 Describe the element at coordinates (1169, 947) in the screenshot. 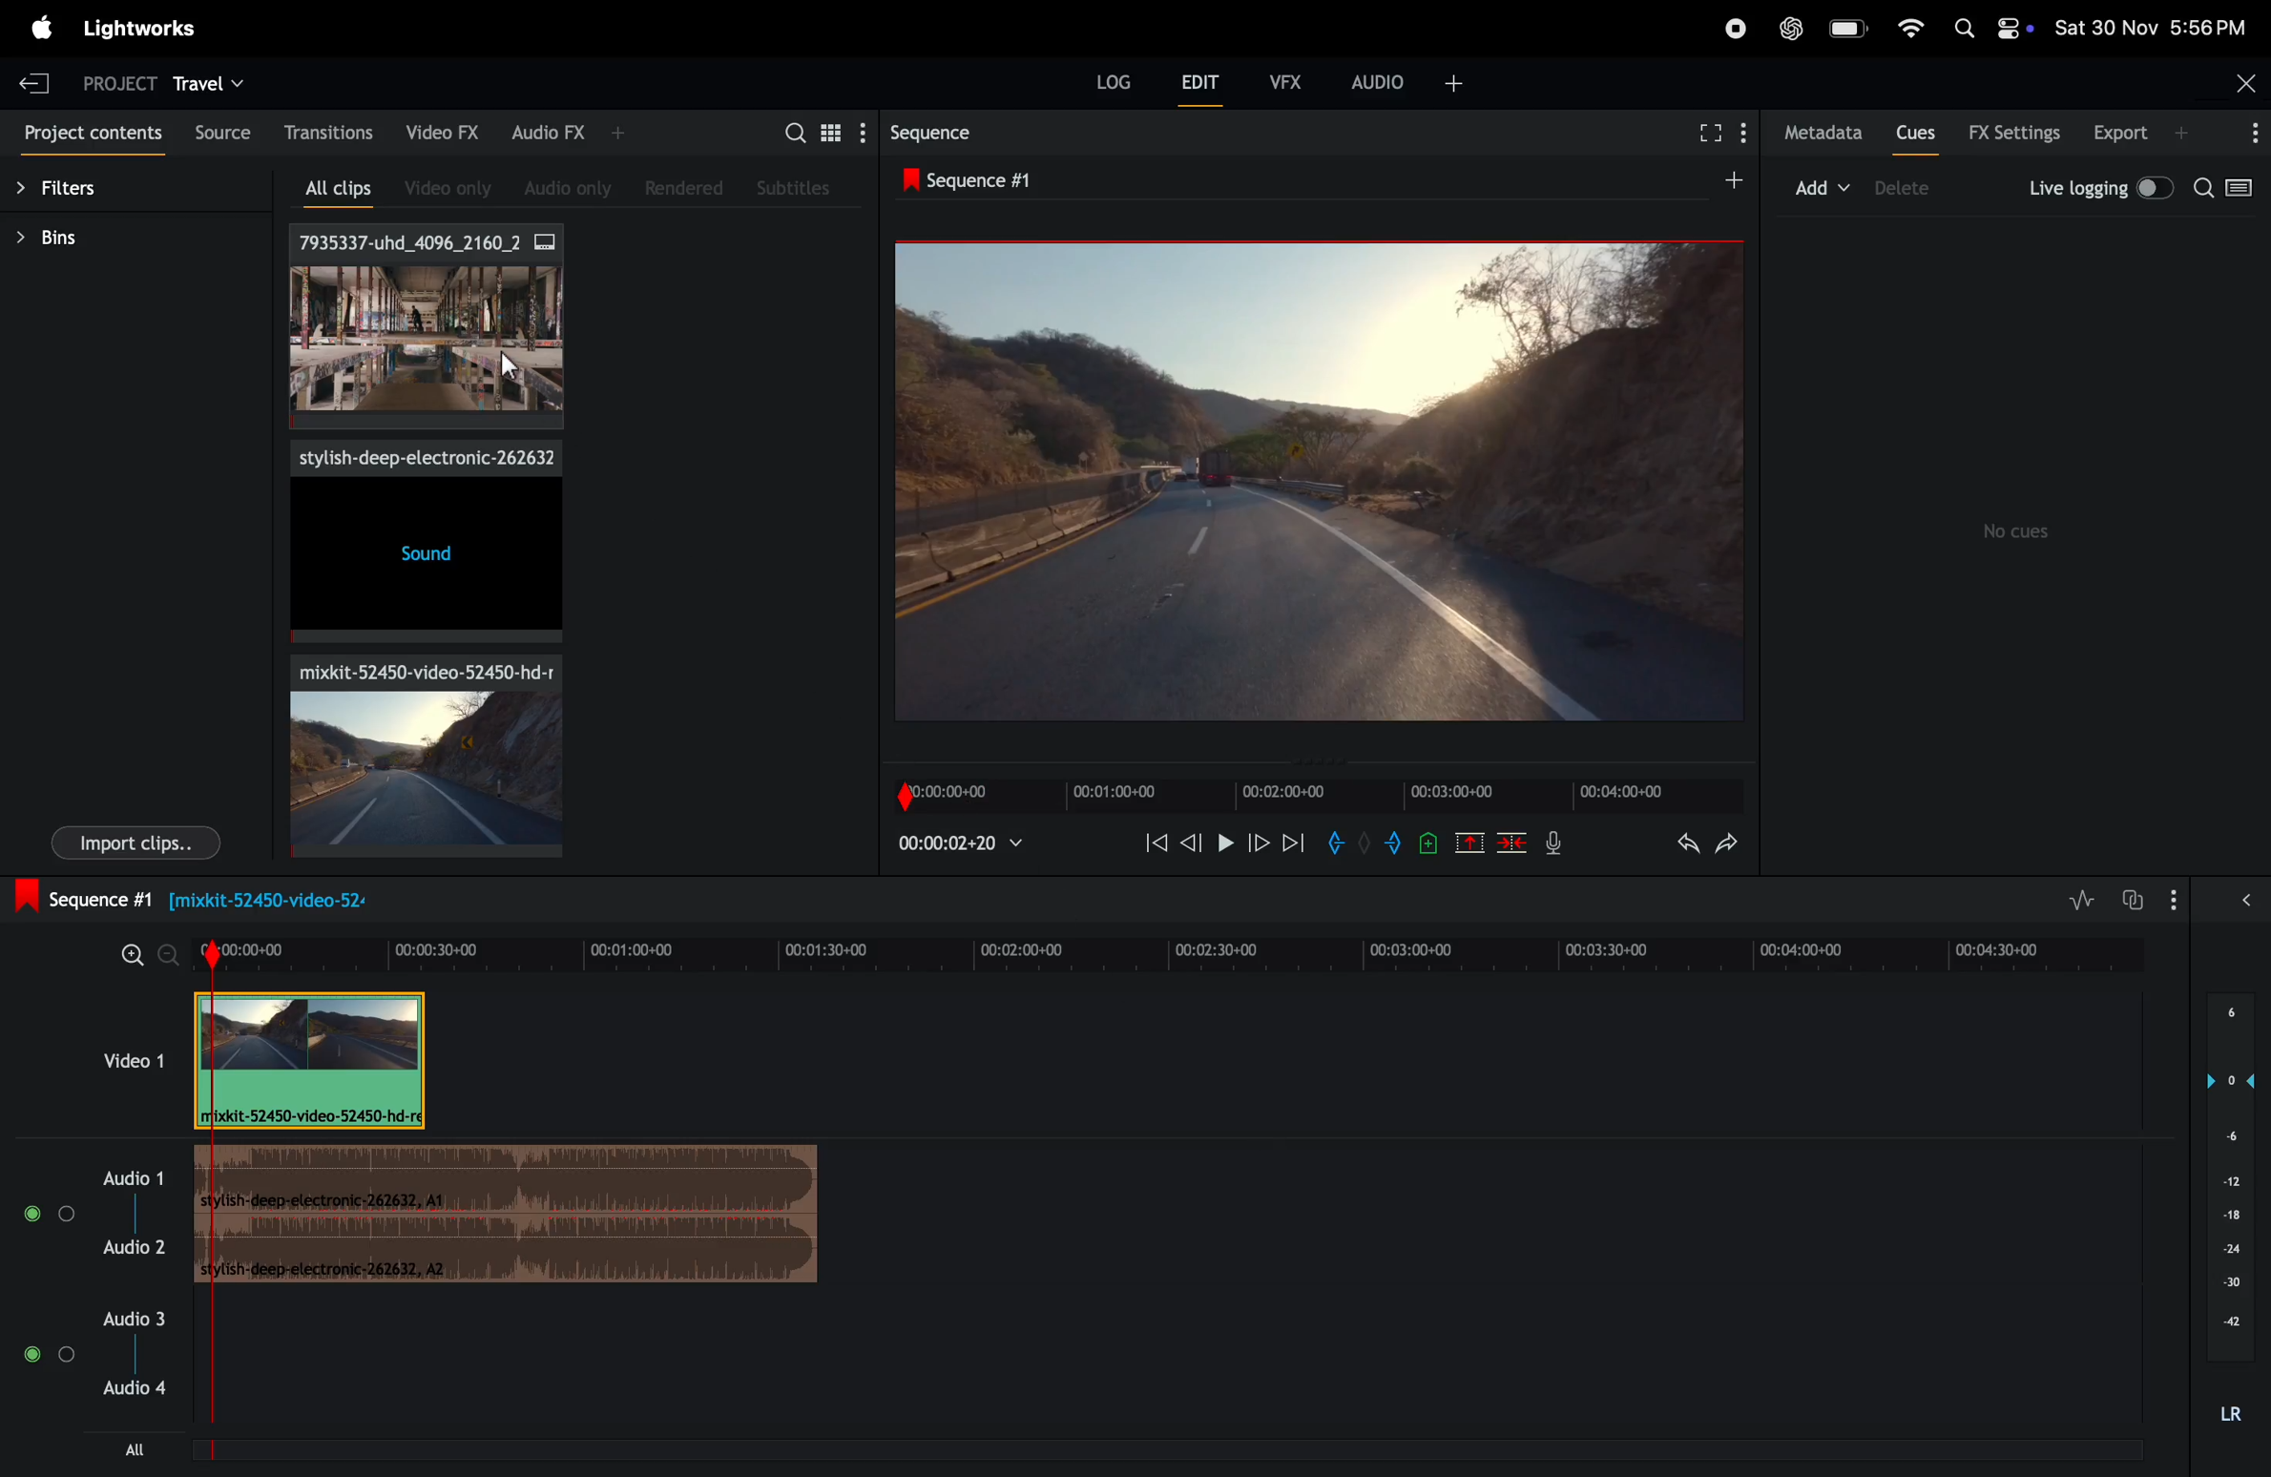

I see `time frame` at that location.